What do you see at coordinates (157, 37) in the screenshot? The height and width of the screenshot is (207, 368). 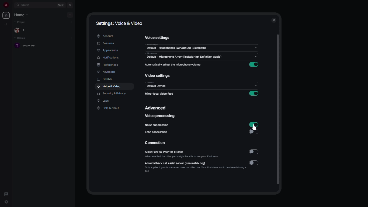 I see `voice settings` at bounding box center [157, 37].